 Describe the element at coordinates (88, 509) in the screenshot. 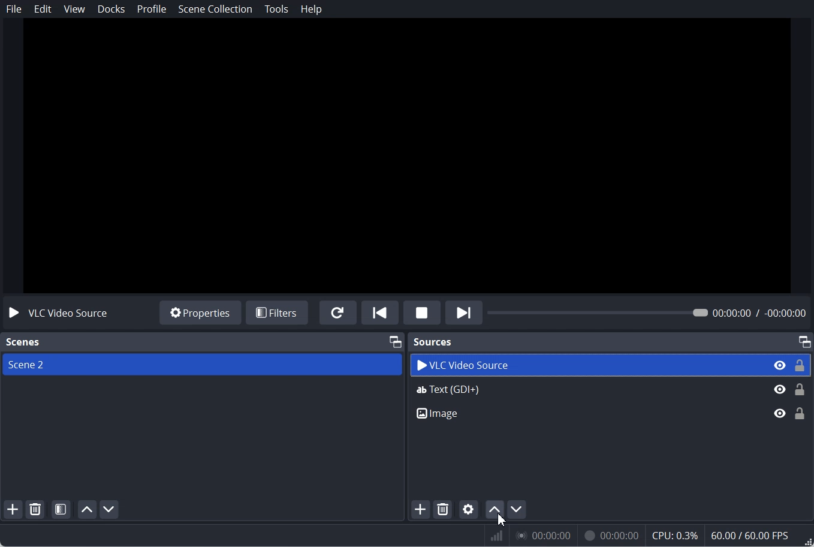

I see `Move scene up` at that location.